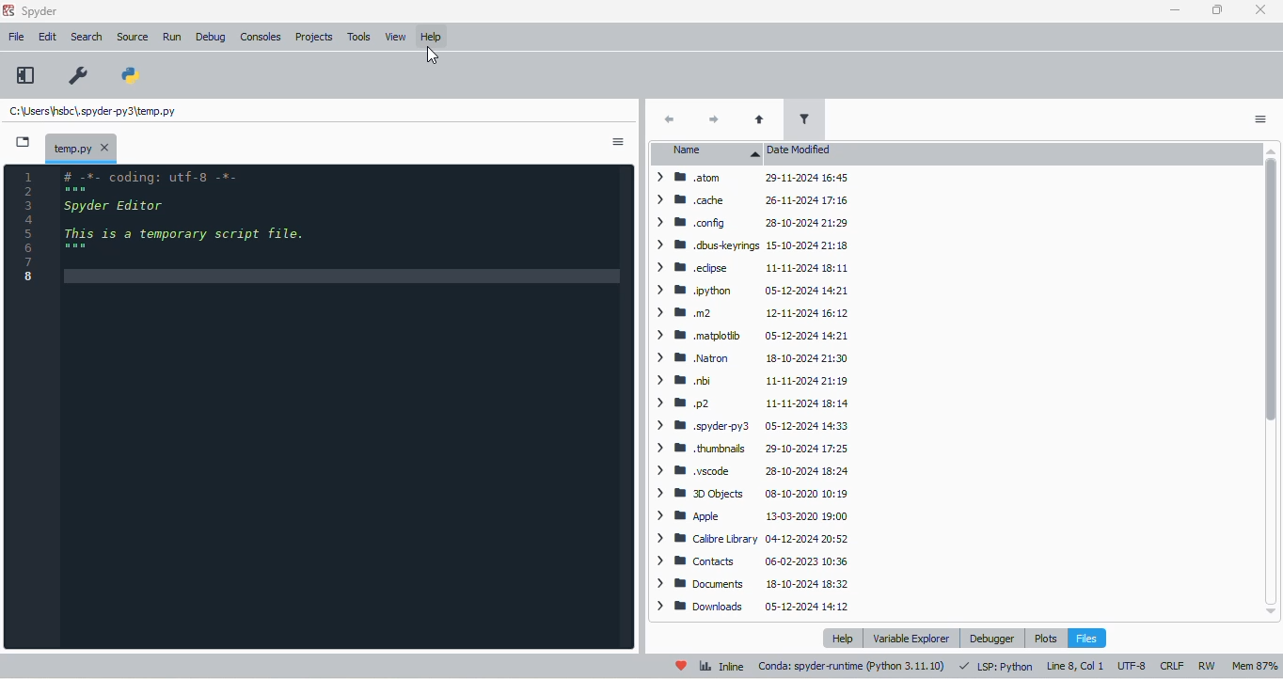  What do you see at coordinates (670, 119) in the screenshot?
I see `back` at bounding box center [670, 119].